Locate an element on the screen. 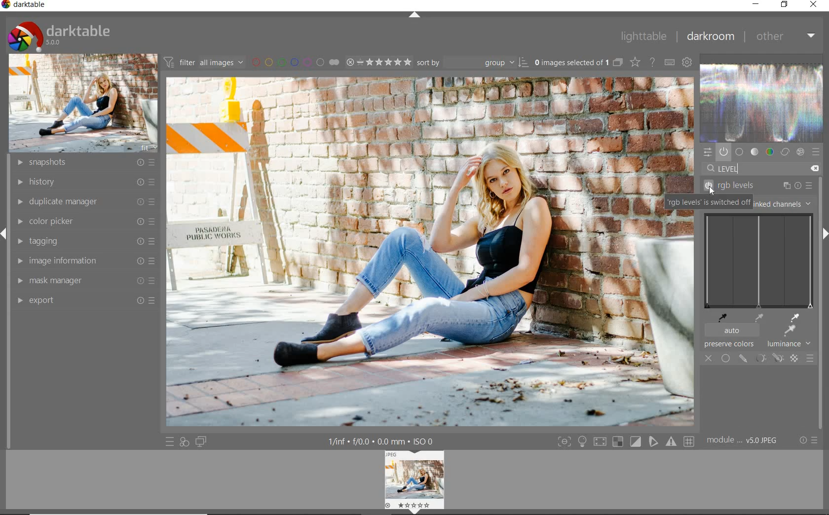 The height and width of the screenshot is (515, 829). reset or presets & preferences is located at coordinates (810, 441).